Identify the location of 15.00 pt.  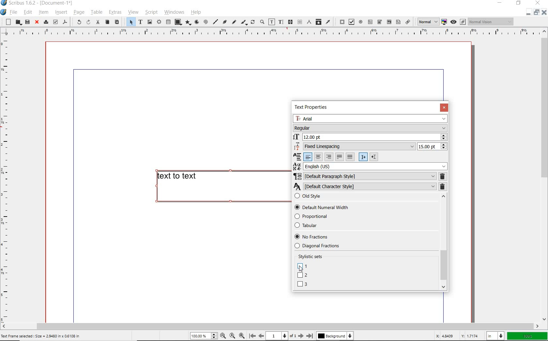
(432, 147).